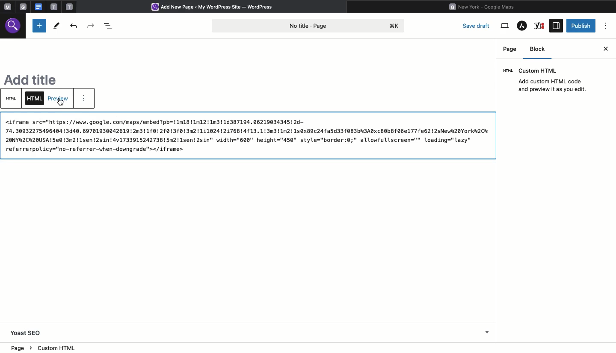 This screenshot has height=353, width=616. What do you see at coordinates (54, 7) in the screenshot?
I see `tab` at bounding box center [54, 7].